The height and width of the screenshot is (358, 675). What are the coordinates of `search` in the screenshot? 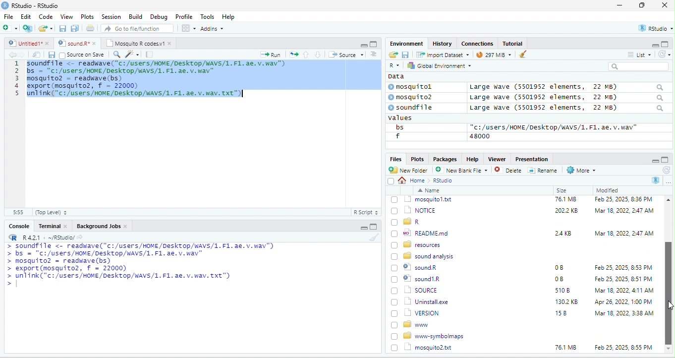 It's located at (116, 54).